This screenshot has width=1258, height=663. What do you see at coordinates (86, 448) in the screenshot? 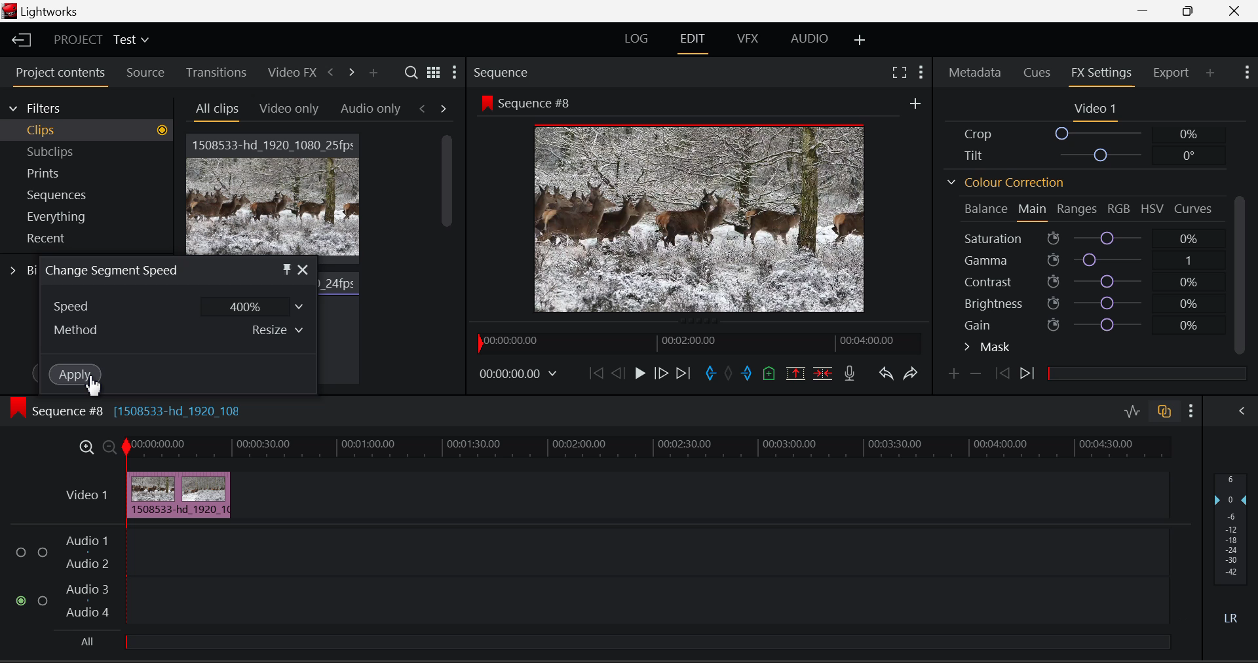
I see `Maximize` at bounding box center [86, 448].